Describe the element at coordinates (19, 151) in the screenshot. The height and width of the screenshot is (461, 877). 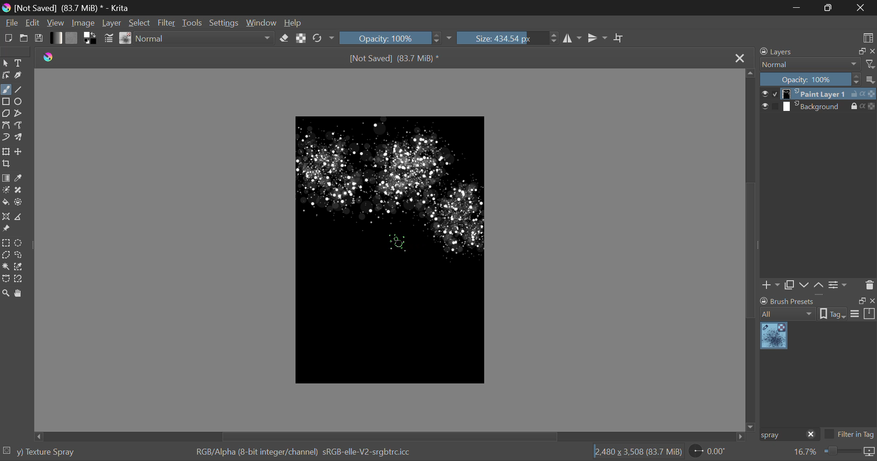
I see `Move Layer` at that location.